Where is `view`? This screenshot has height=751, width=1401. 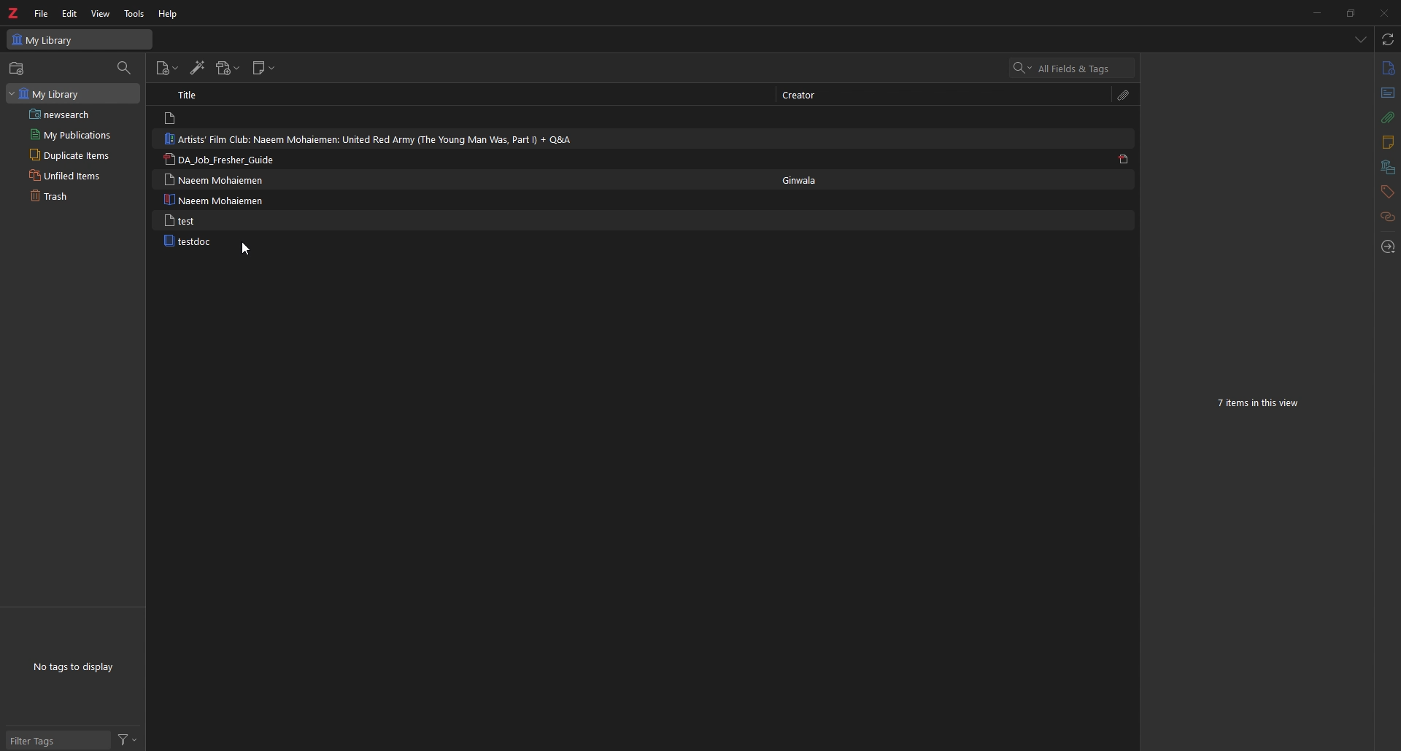
view is located at coordinates (101, 13).